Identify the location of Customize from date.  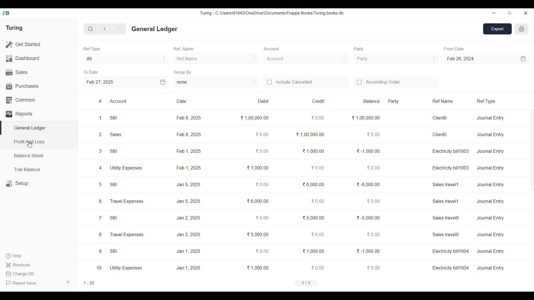
(502, 59).